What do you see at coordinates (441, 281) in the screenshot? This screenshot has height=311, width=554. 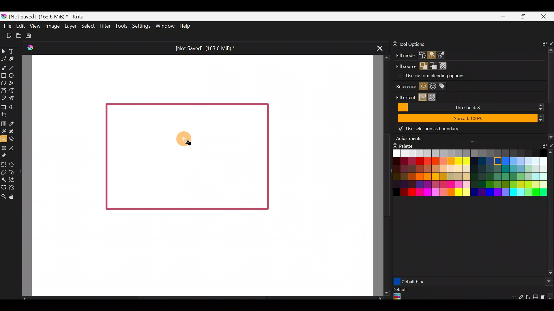 I see `Purple color` at bounding box center [441, 281].